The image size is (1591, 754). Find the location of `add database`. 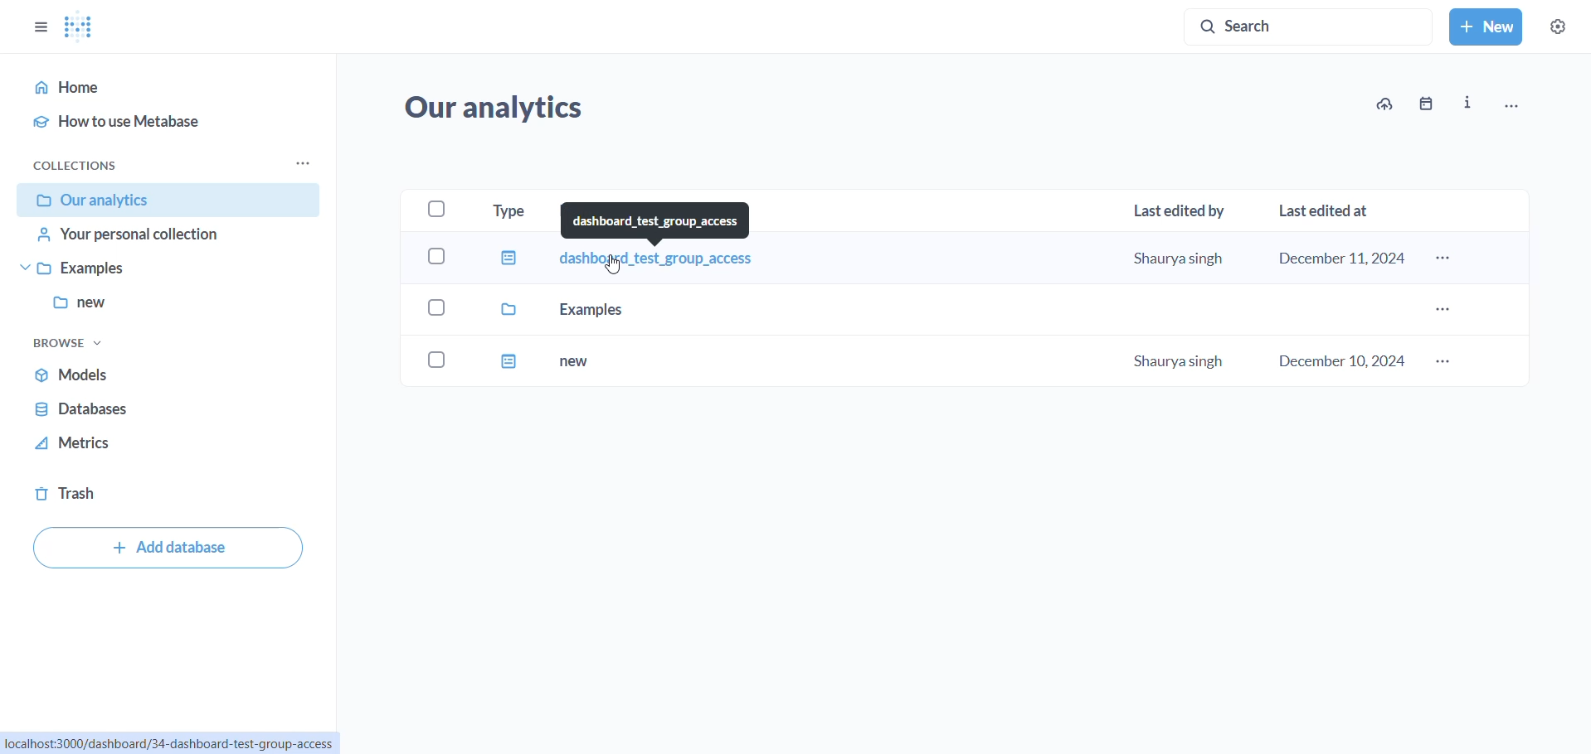

add database is located at coordinates (168, 549).